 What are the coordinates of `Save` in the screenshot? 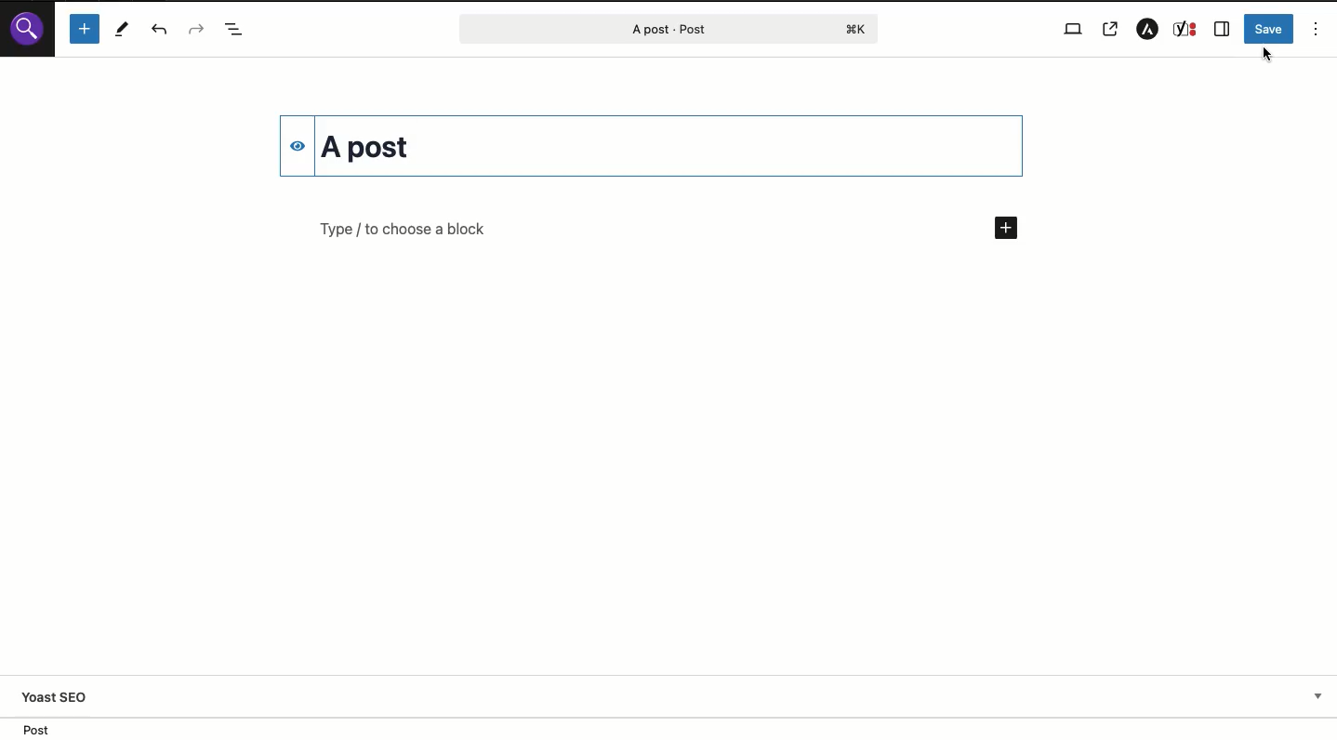 It's located at (1269, 28).